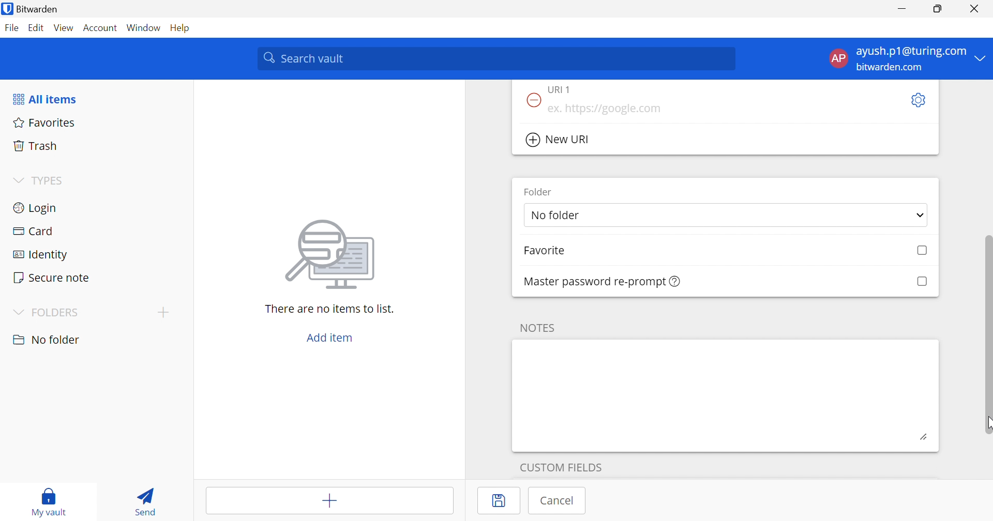  I want to click on Send, so click(142, 499).